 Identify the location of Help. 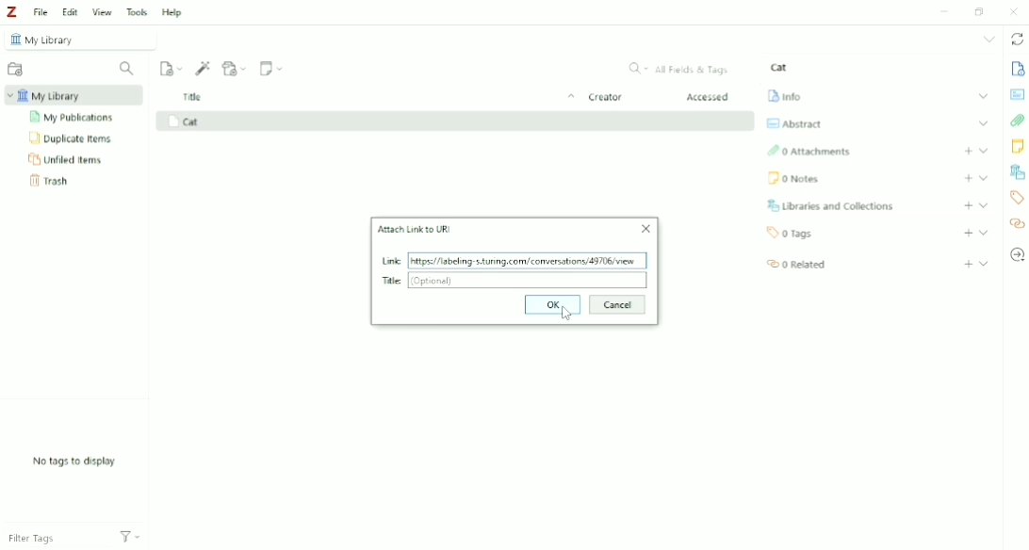
(171, 13).